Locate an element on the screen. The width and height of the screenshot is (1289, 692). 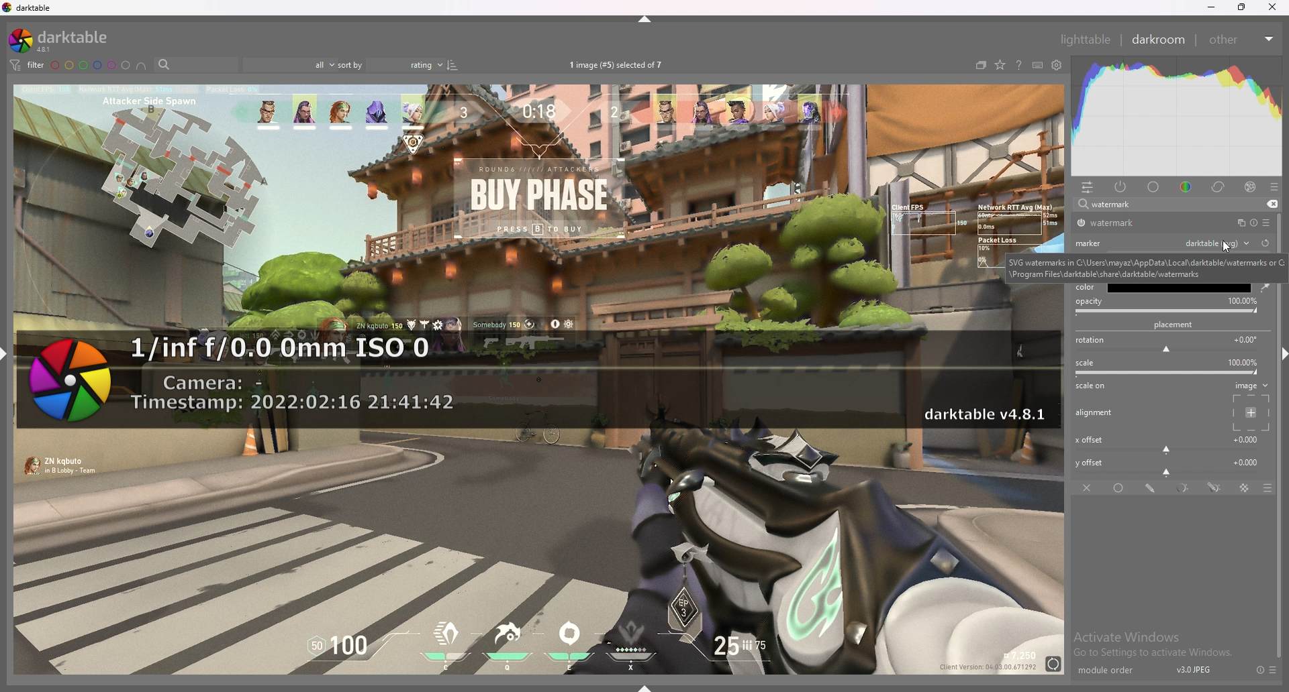
correct is located at coordinates (1219, 186).